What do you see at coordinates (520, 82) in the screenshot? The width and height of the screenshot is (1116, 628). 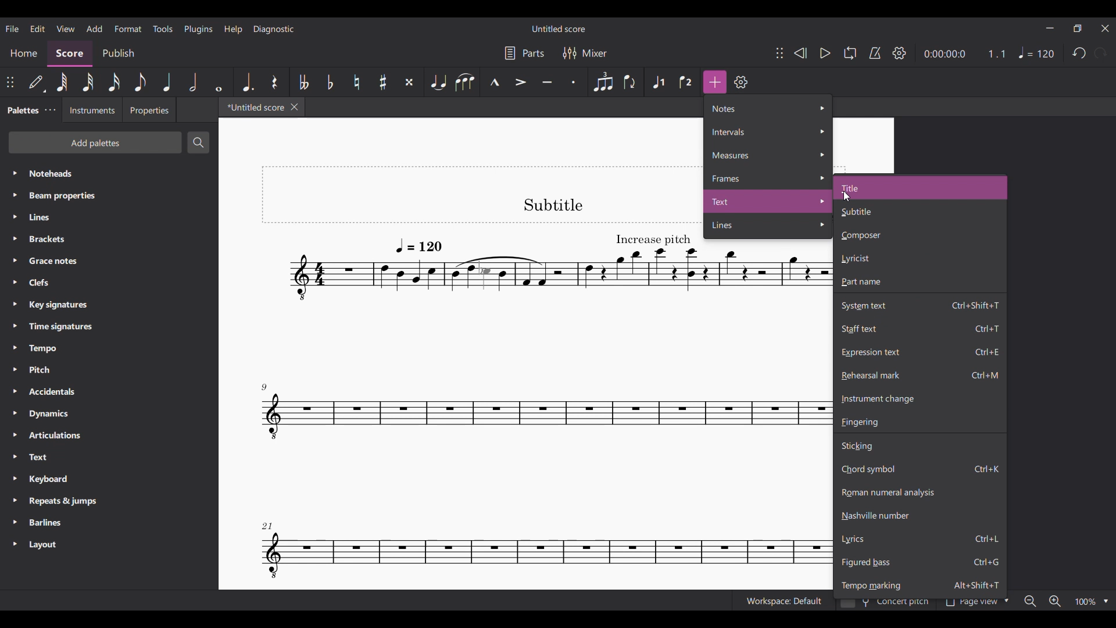 I see `Accent` at bounding box center [520, 82].